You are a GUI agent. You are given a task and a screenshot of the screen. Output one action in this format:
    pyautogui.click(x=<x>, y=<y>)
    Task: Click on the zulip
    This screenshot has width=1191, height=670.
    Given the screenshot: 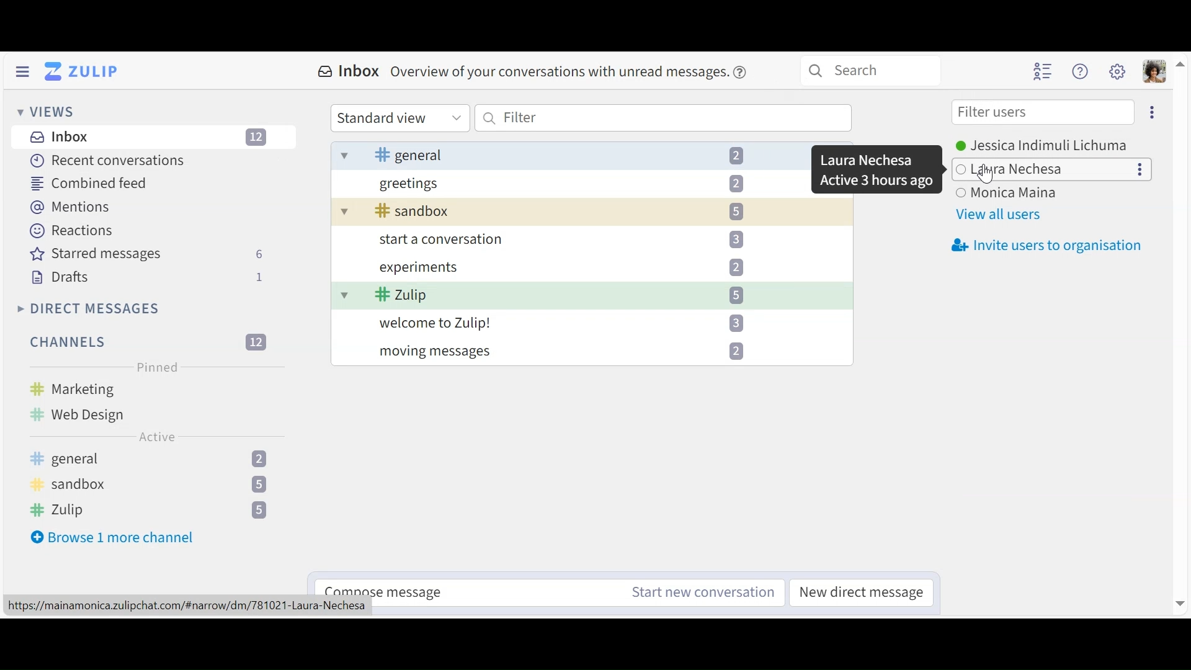 What is the action you would take?
    pyautogui.click(x=156, y=510)
    